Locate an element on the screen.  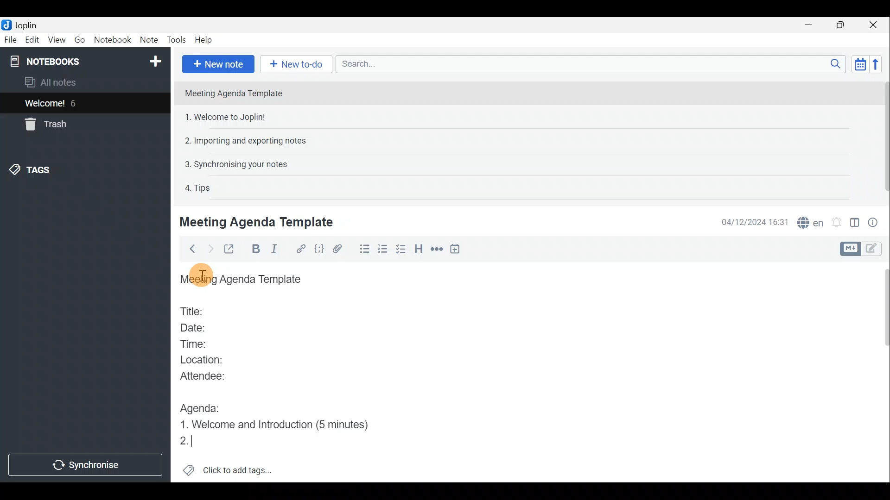
View is located at coordinates (55, 41).